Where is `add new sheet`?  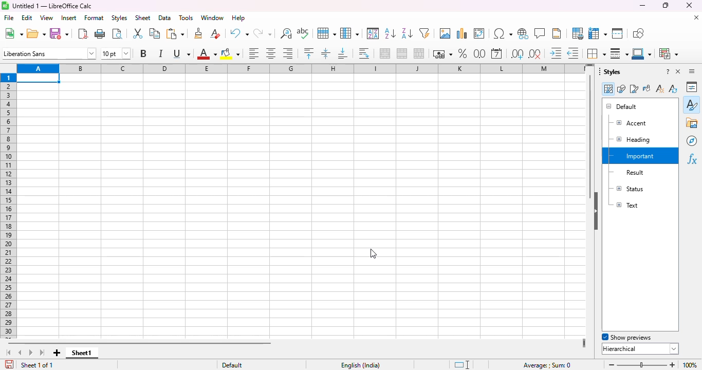
add new sheet is located at coordinates (57, 353).